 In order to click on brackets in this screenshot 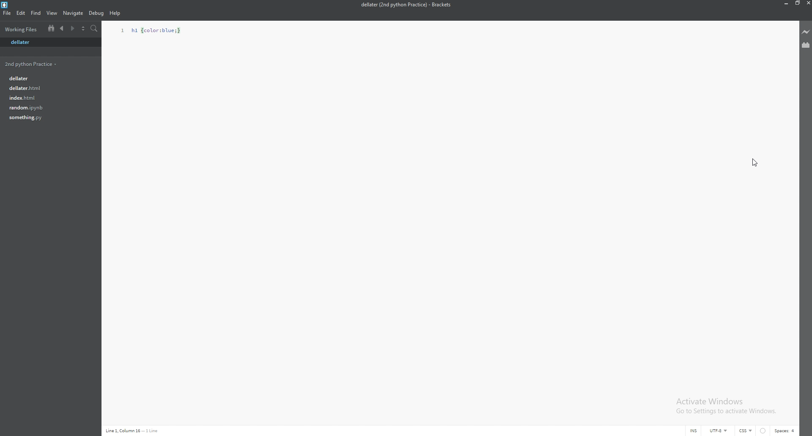, I will do `click(5, 5)`.